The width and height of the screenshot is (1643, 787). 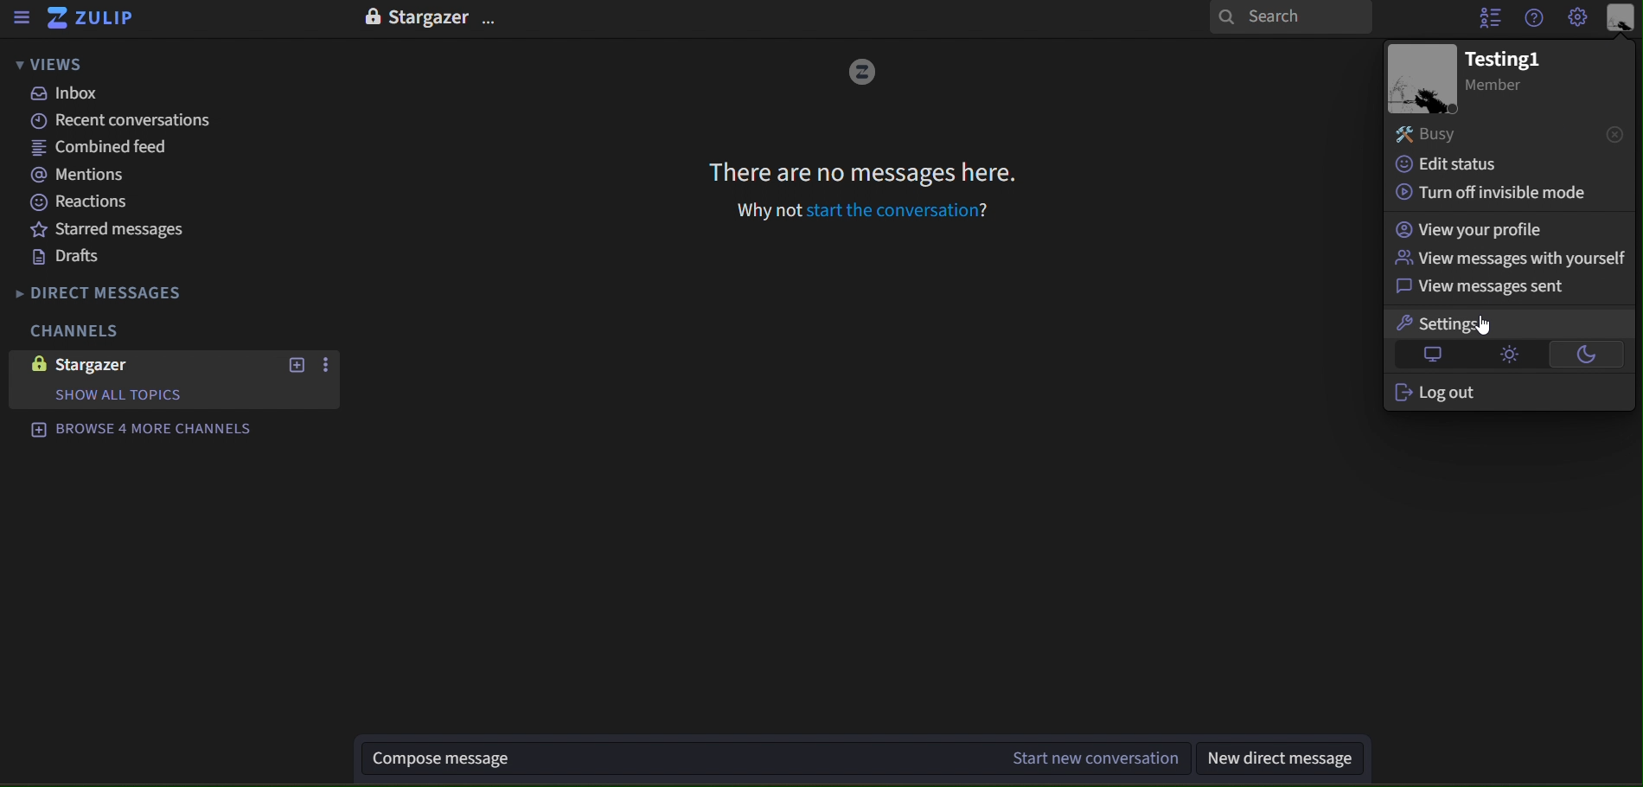 What do you see at coordinates (1479, 328) in the screenshot?
I see `cursor` at bounding box center [1479, 328].